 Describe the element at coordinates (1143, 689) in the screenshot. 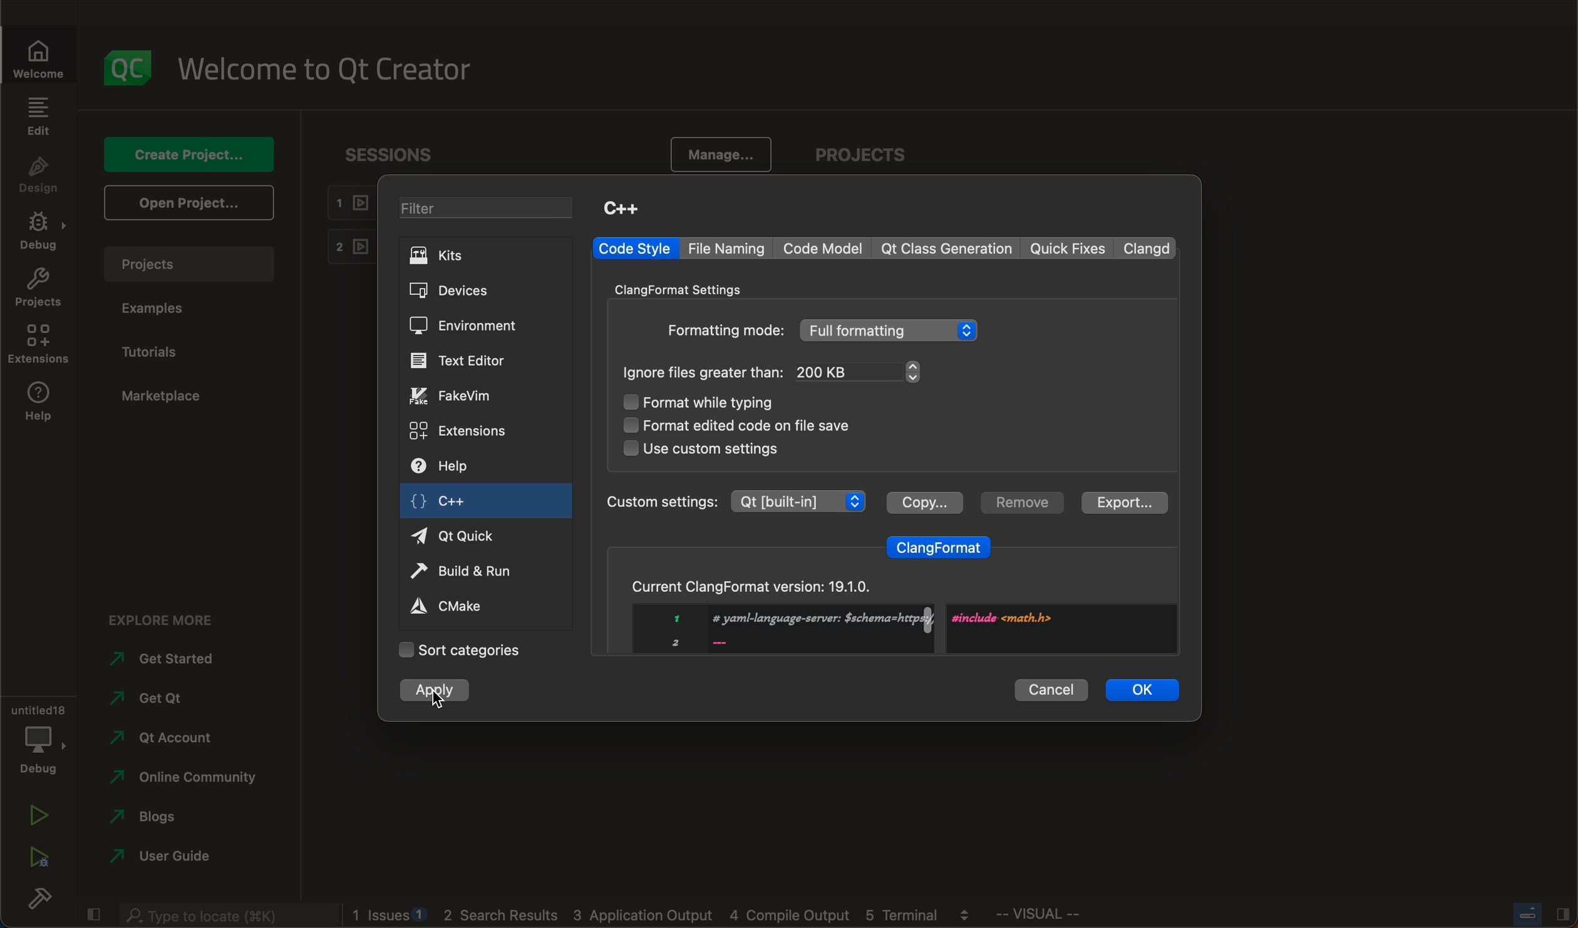

I see `ok` at that location.